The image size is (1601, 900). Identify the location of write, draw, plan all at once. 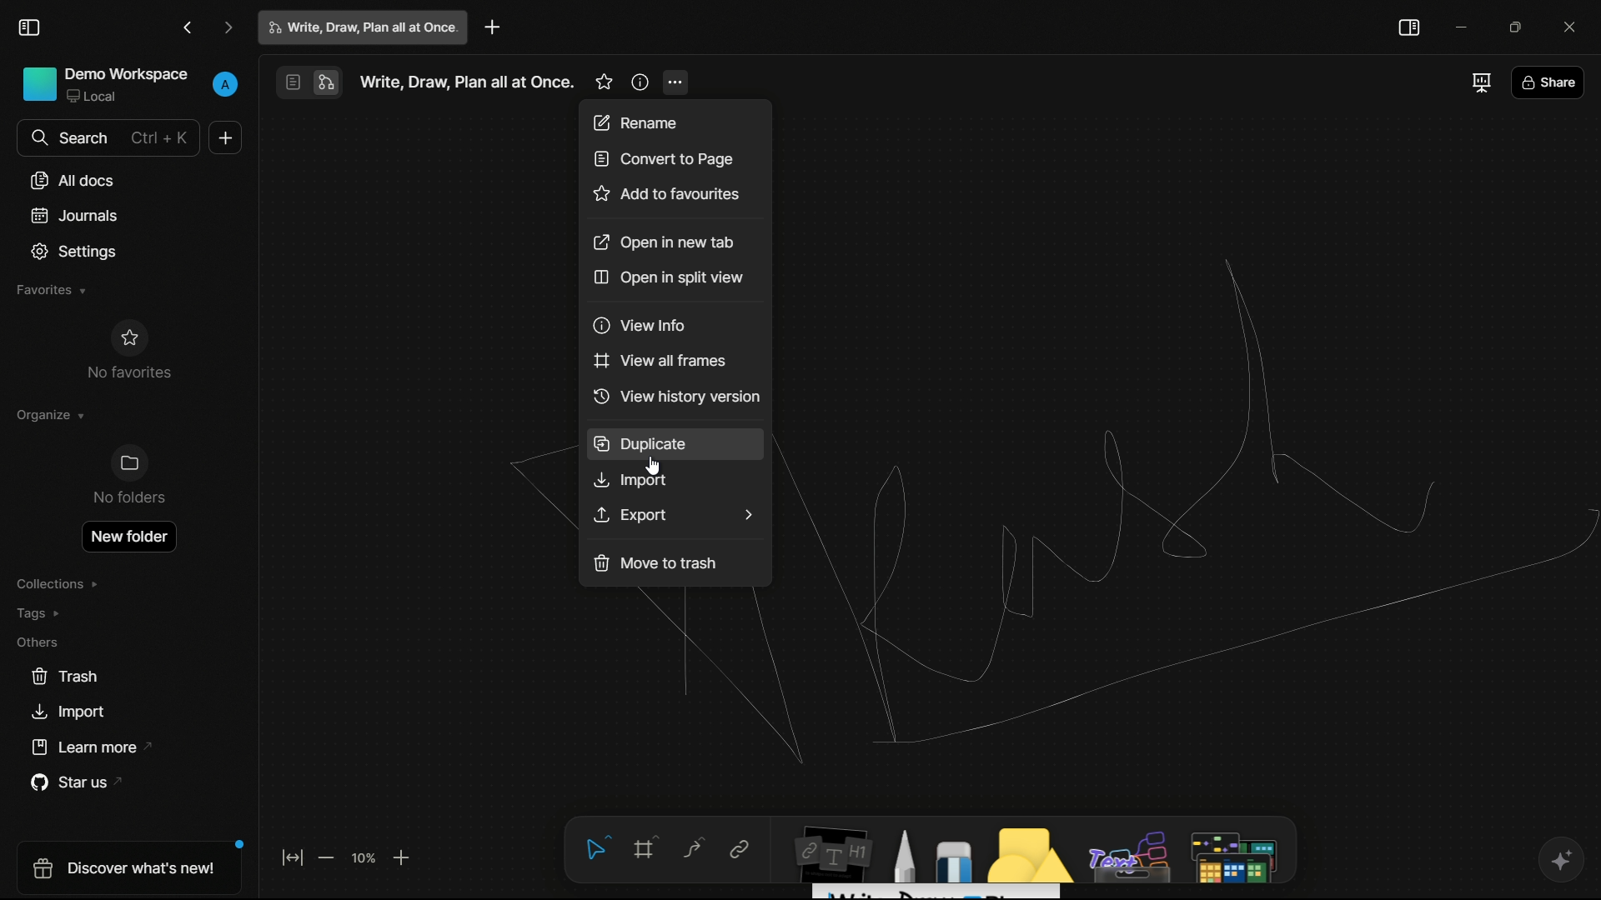
(364, 28).